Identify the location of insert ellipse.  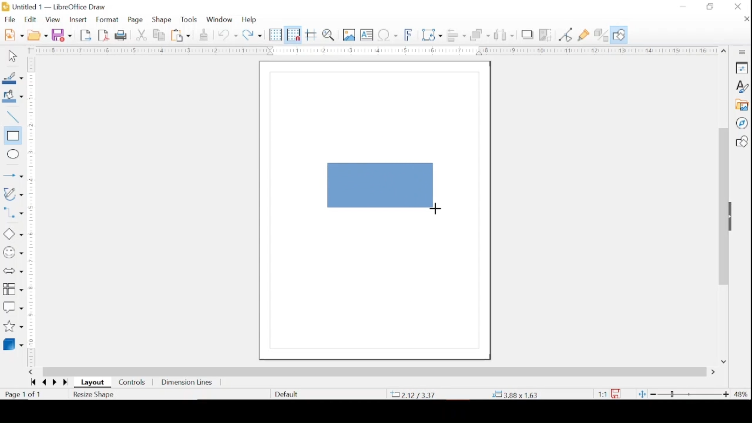
(11, 154).